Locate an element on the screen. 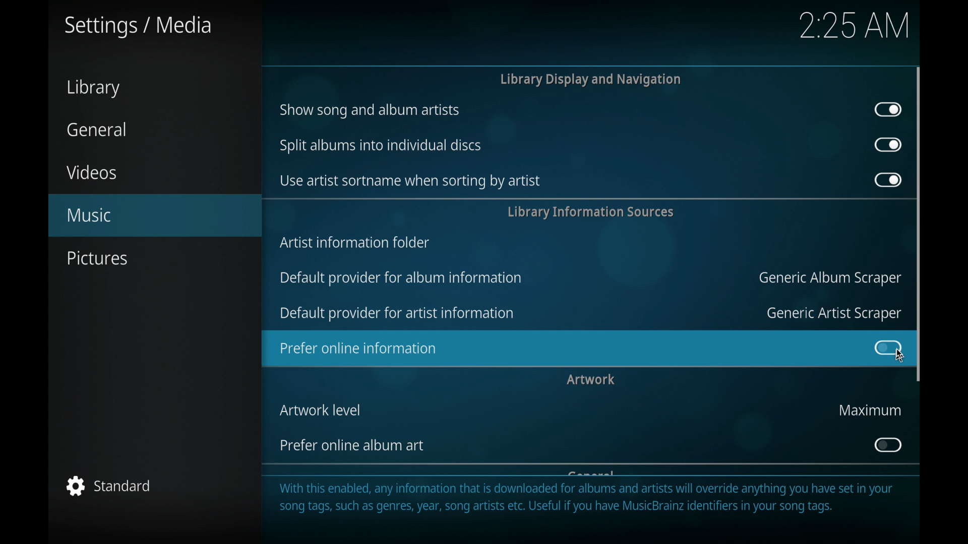 This screenshot has width=968, height=544. settings/media is located at coordinates (139, 27).